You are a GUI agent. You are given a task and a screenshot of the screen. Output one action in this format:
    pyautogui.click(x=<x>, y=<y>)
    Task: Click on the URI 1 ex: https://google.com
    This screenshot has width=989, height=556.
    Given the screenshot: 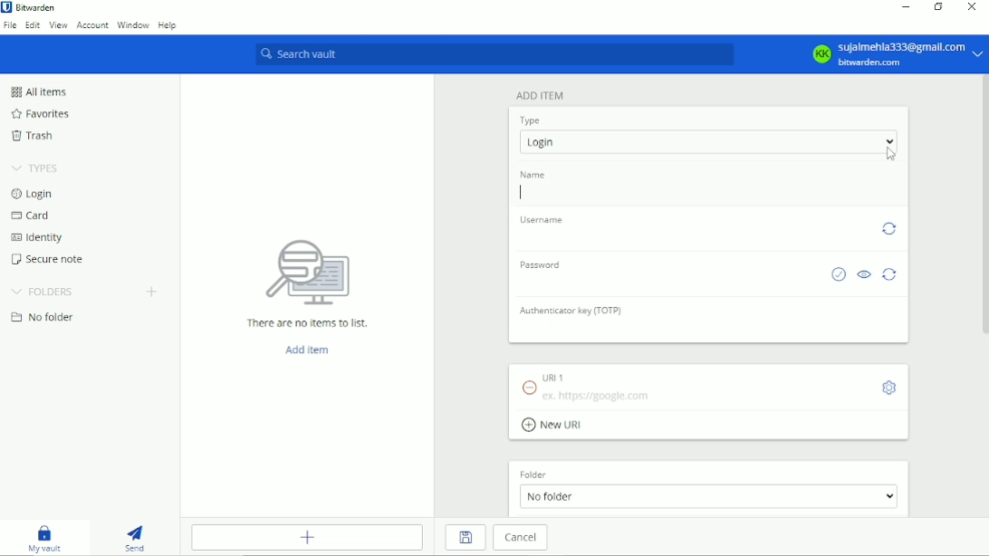 What is the action you would take?
    pyautogui.click(x=585, y=386)
    